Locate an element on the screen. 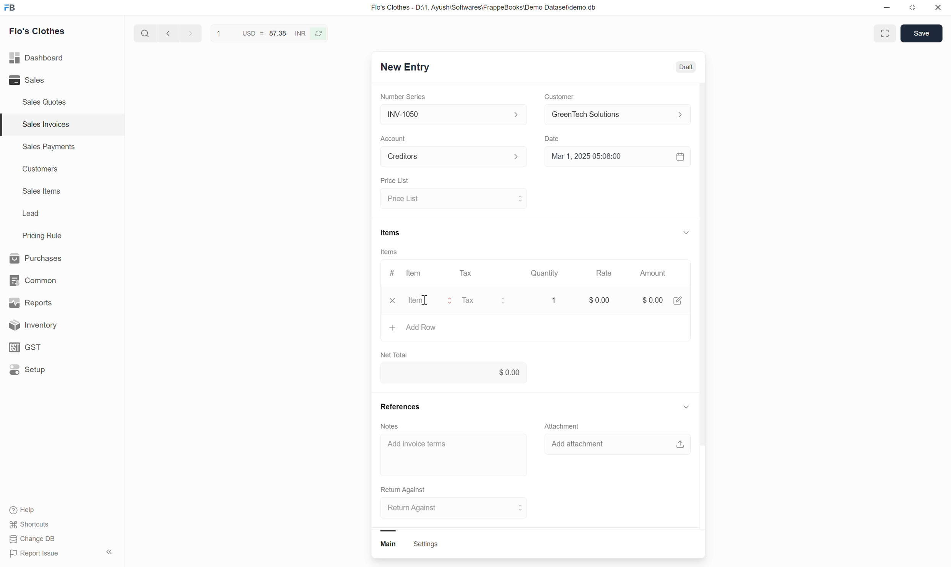 The width and height of the screenshot is (951, 567). References is located at coordinates (400, 406).